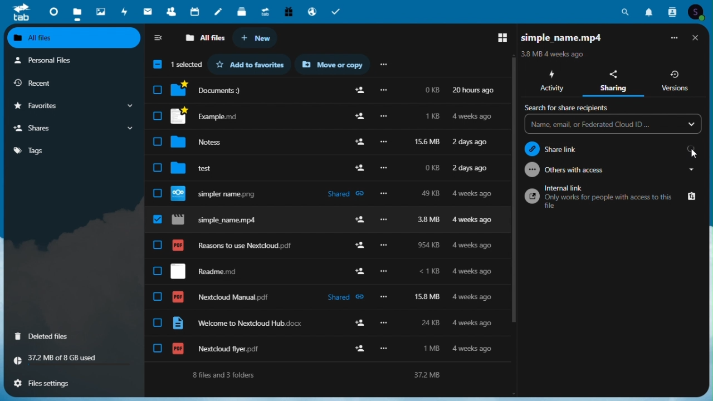 This screenshot has height=401, width=713. What do you see at coordinates (709, 207) in the screenshot?
I see `Vertical scroll bar` at bounding box center [709, 207].